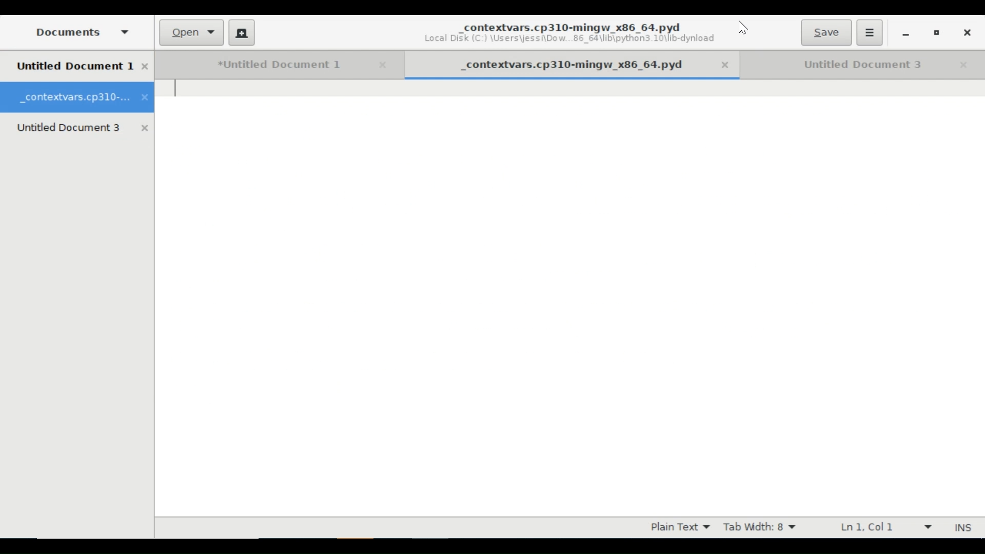 The image size is (985, 554). I want to click on restore, so click(937, 34).